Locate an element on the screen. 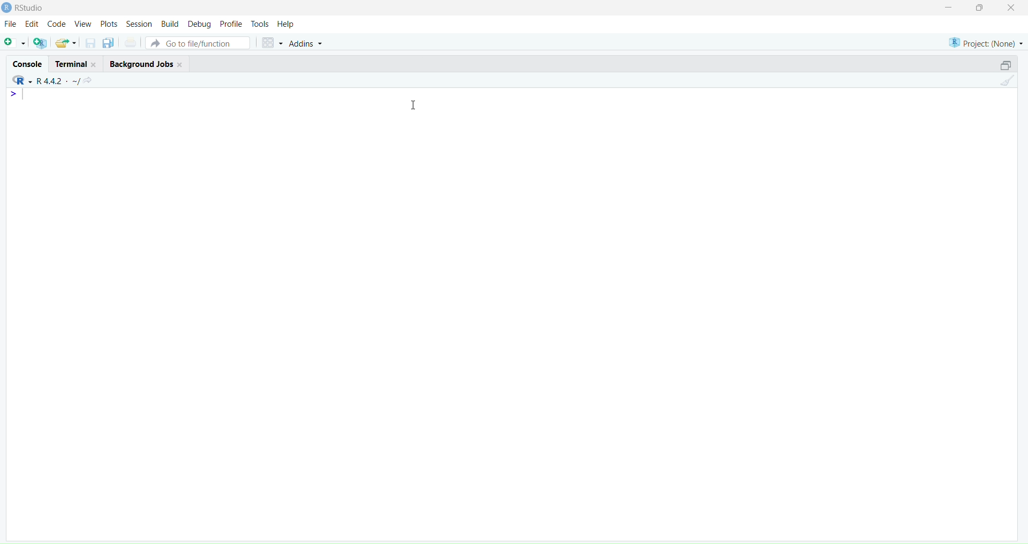 Image resolution: width=1028 pixels, height=544 pixels. maximise is located at coordinates (982, 7).